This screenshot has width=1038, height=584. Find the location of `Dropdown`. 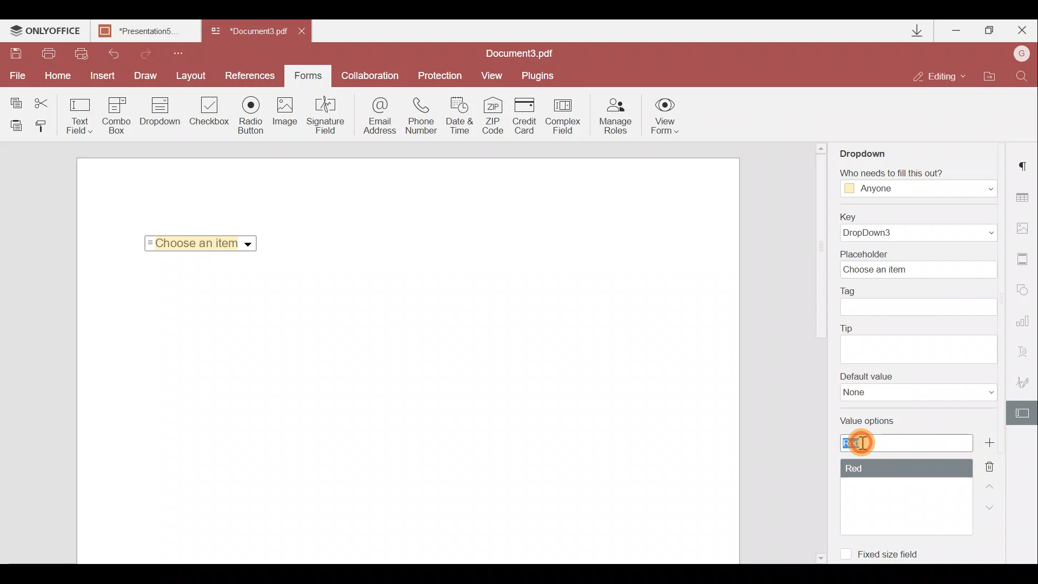

Dropdown is located at coordinates (867, 152).